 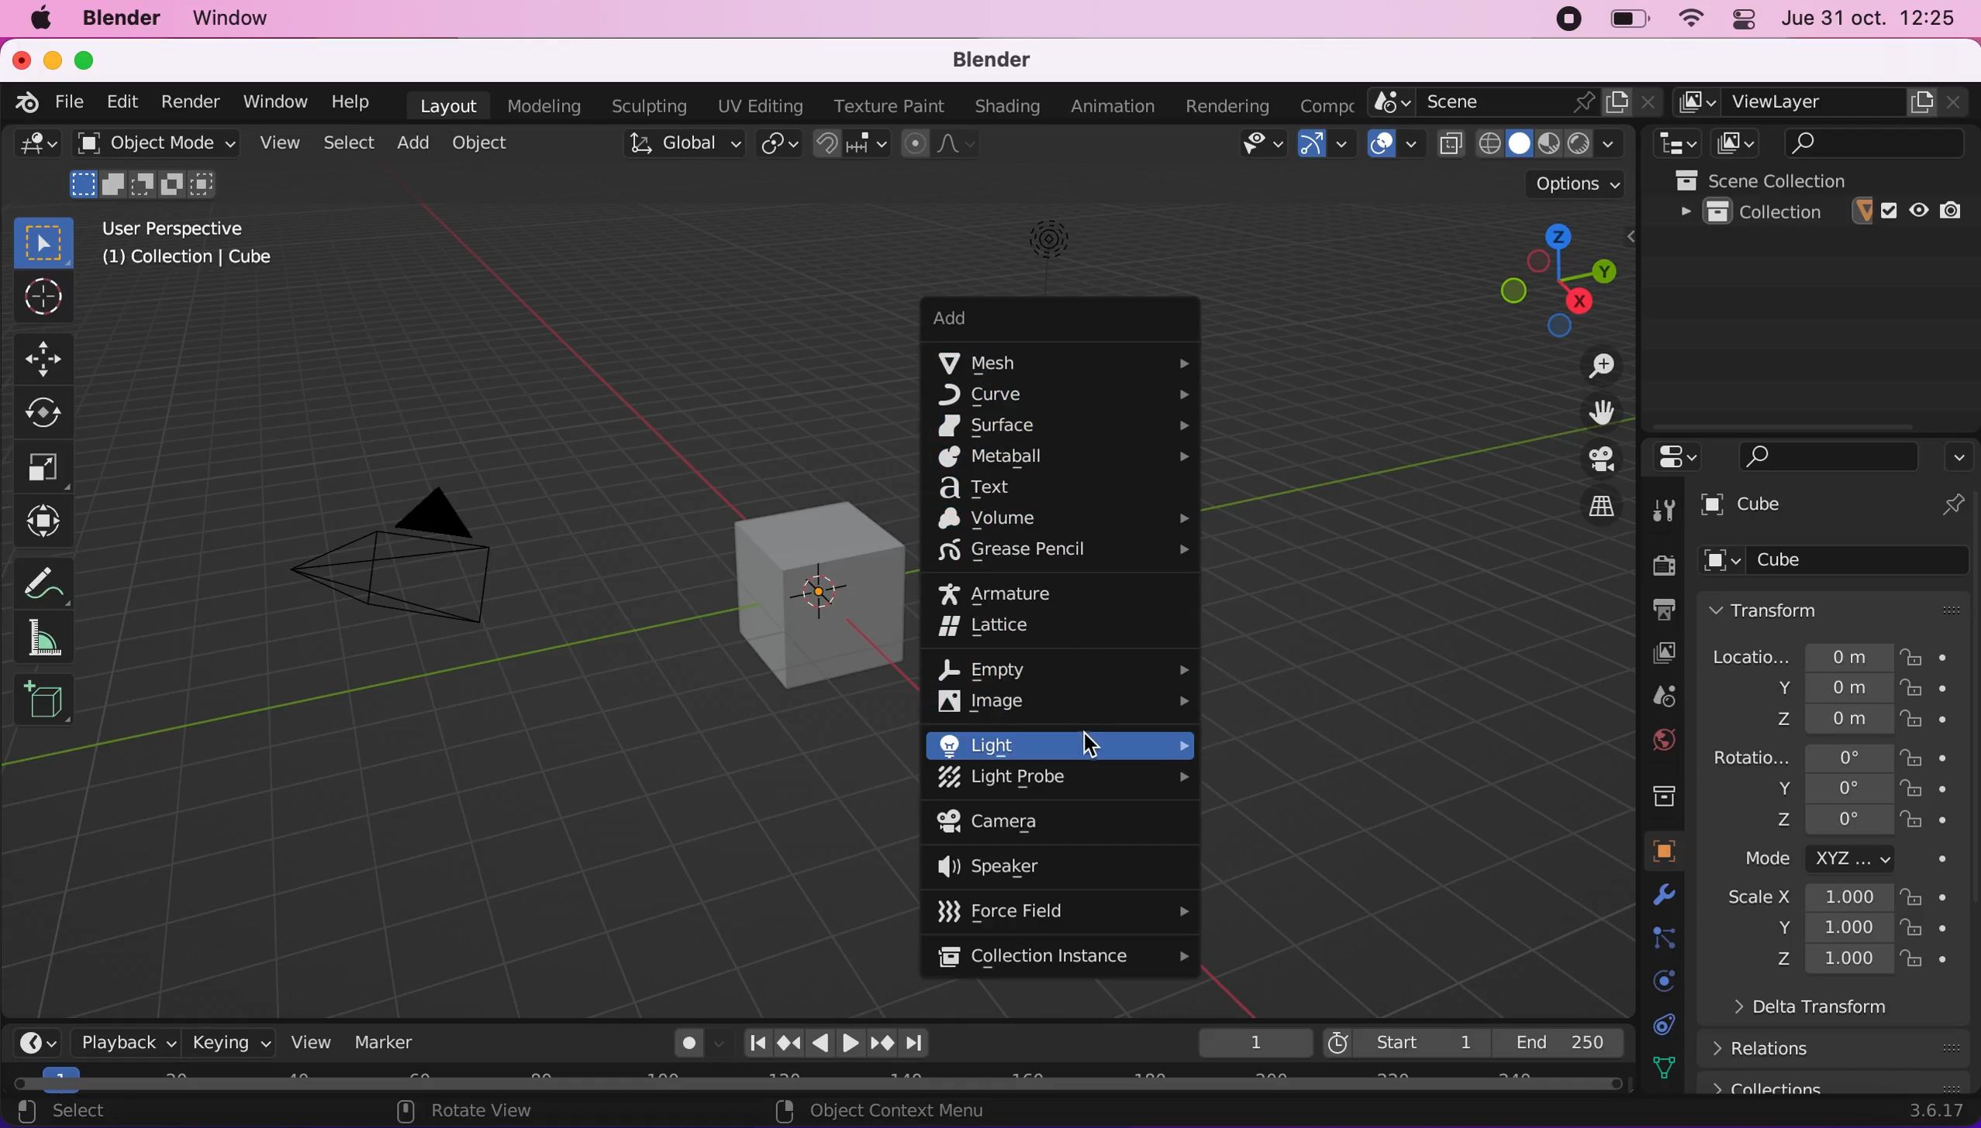 What do you see at coordinates (1829, 788) in the screenshot?
I see `y 0` at bounding box center [1829, 788].